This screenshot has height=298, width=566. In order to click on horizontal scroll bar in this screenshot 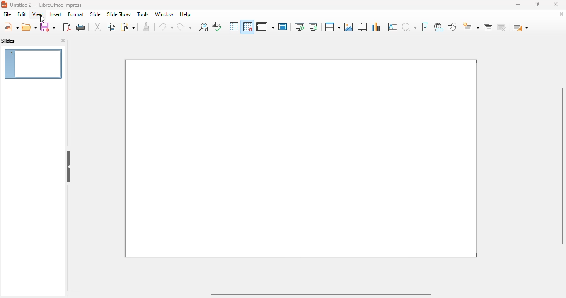, I will do `click(320, 294)`.